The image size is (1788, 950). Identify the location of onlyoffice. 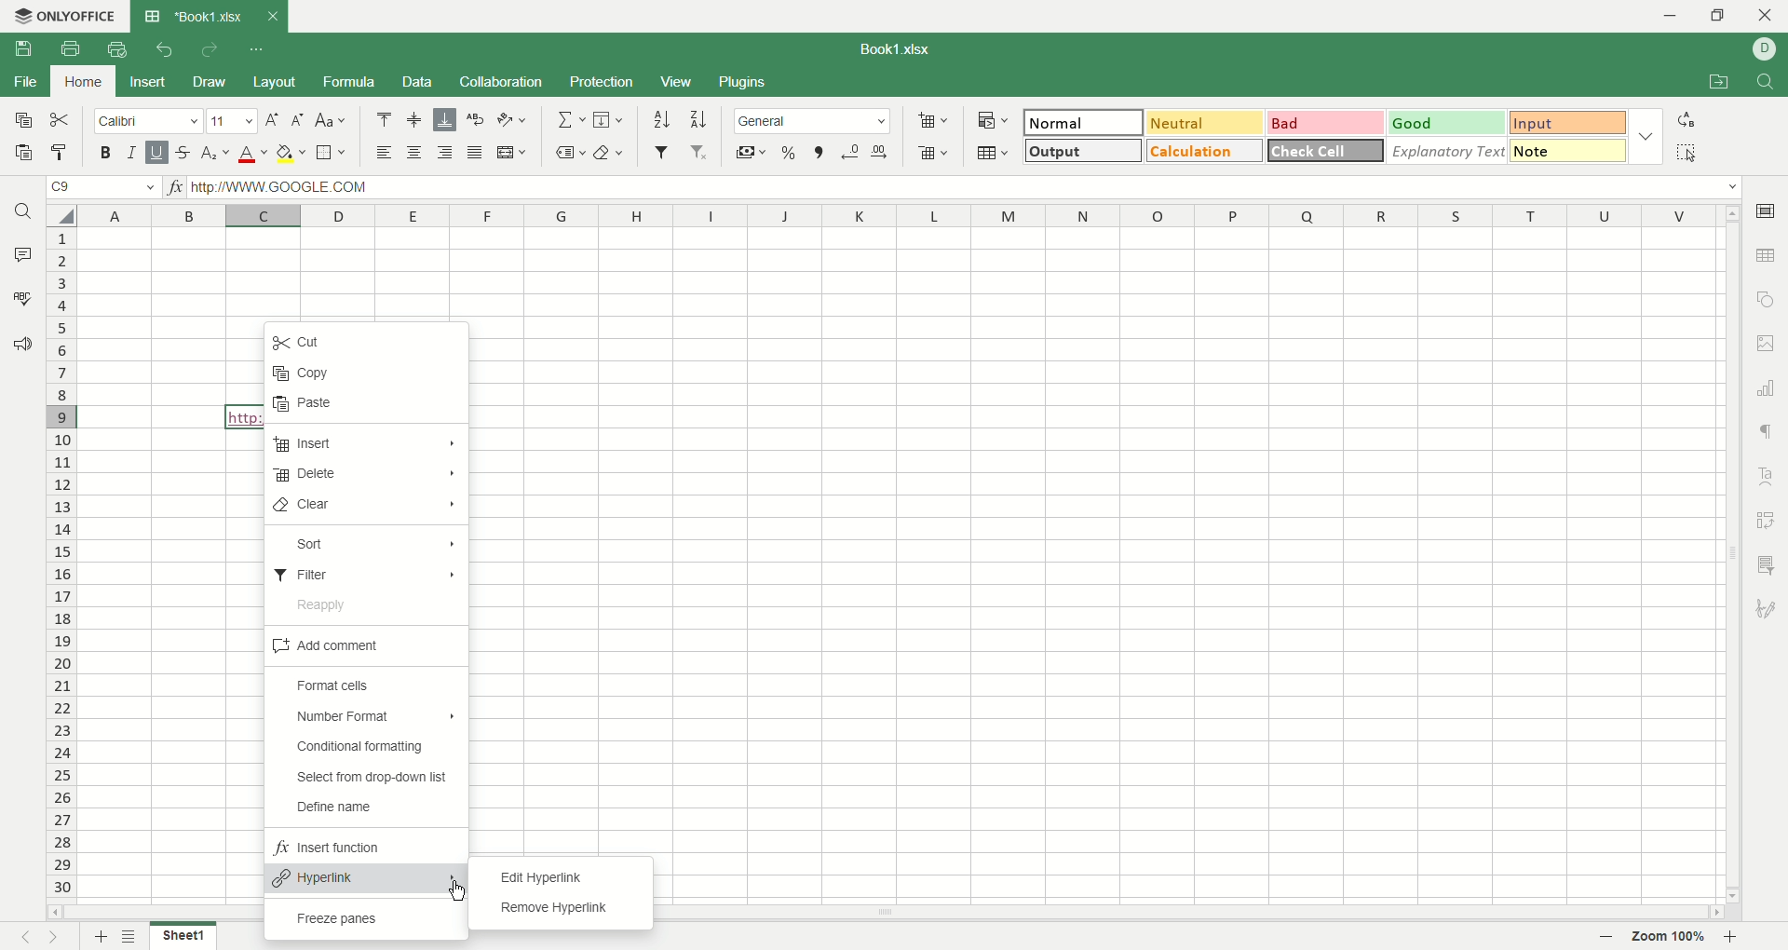
(67, 17).